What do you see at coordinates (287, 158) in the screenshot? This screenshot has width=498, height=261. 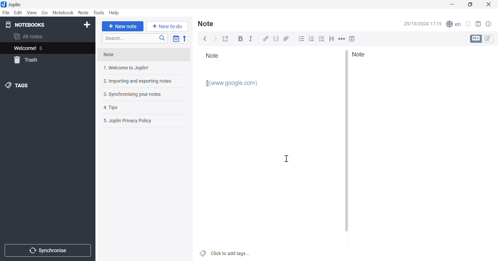 I see `Cursor` at bounding box center [287, 158].